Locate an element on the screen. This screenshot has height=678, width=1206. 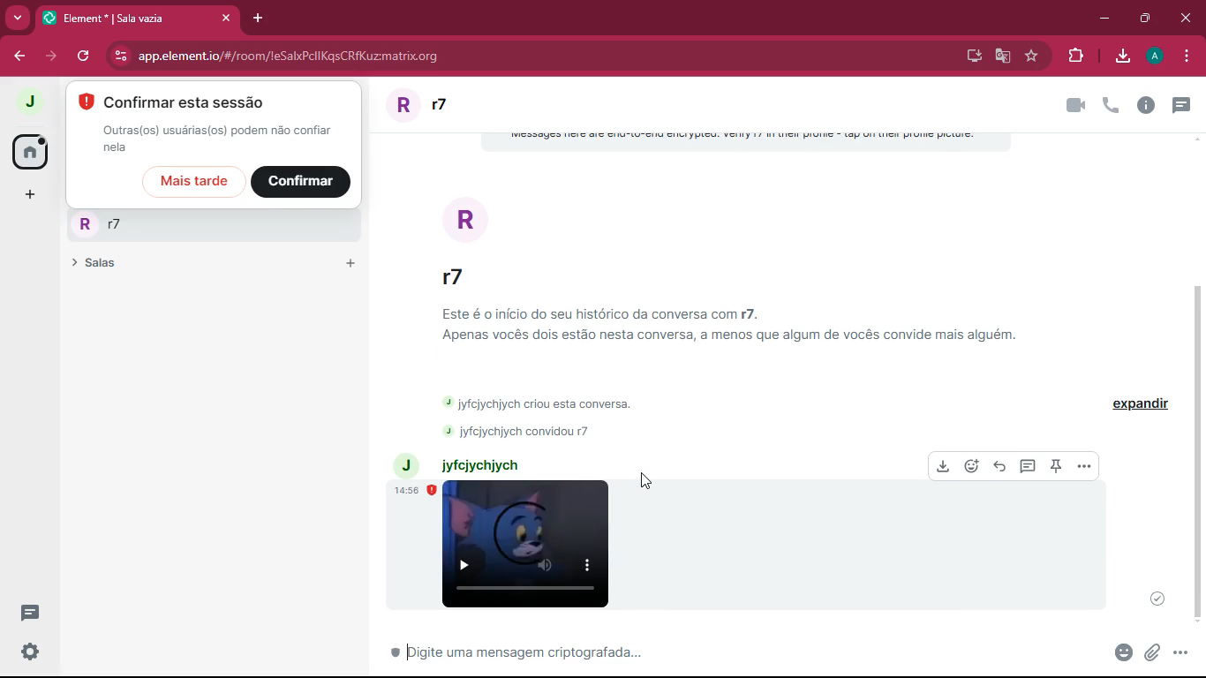
call is located at coordinates (1044, 105).